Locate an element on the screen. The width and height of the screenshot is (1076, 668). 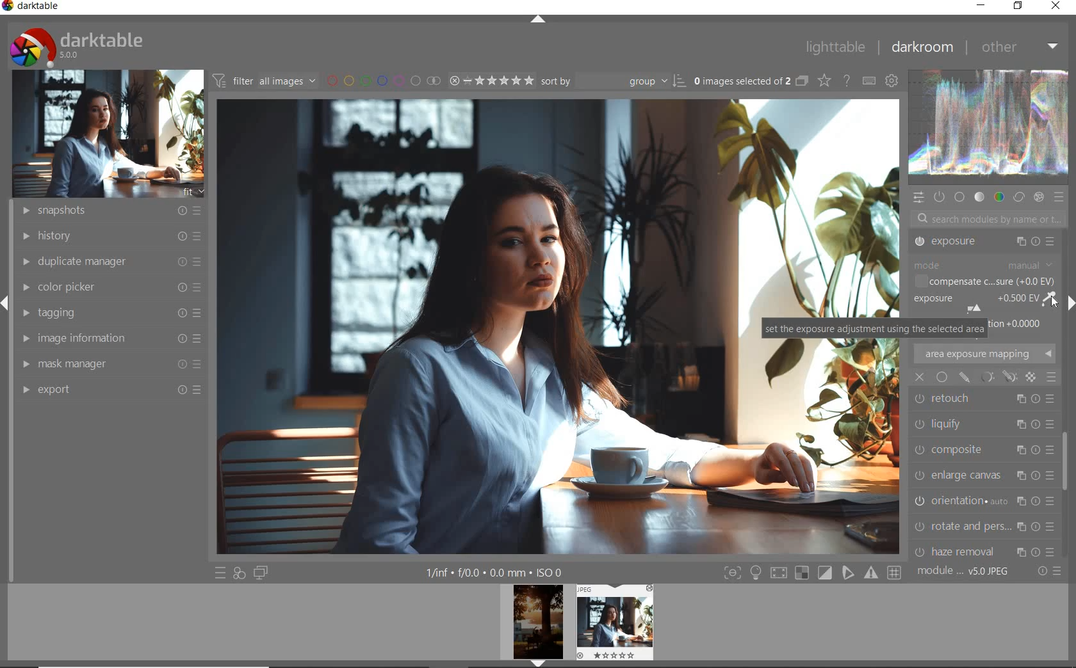
SELECTED IMAGES is located at coordinates (740, 81).